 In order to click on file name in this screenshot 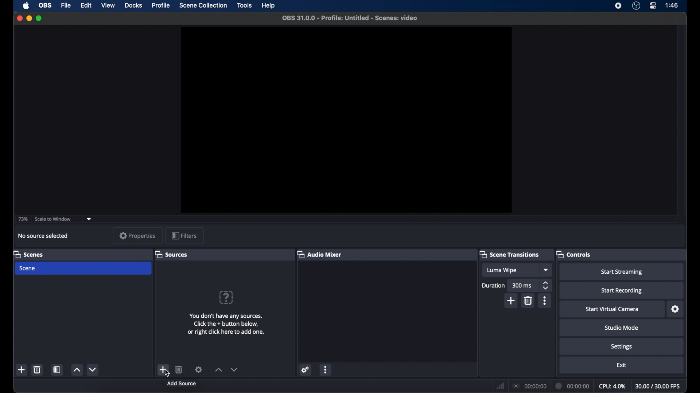, I will do `click(352, 18)`.